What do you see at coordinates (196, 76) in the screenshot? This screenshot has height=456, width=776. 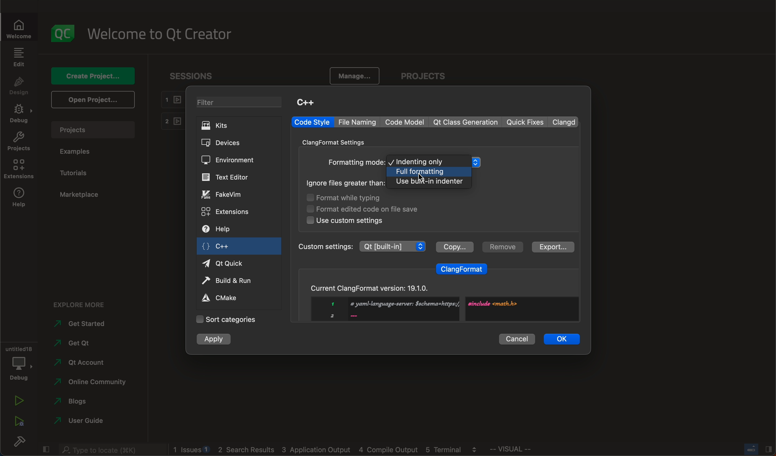 I see `sessions` at bounding box center [196, 76].